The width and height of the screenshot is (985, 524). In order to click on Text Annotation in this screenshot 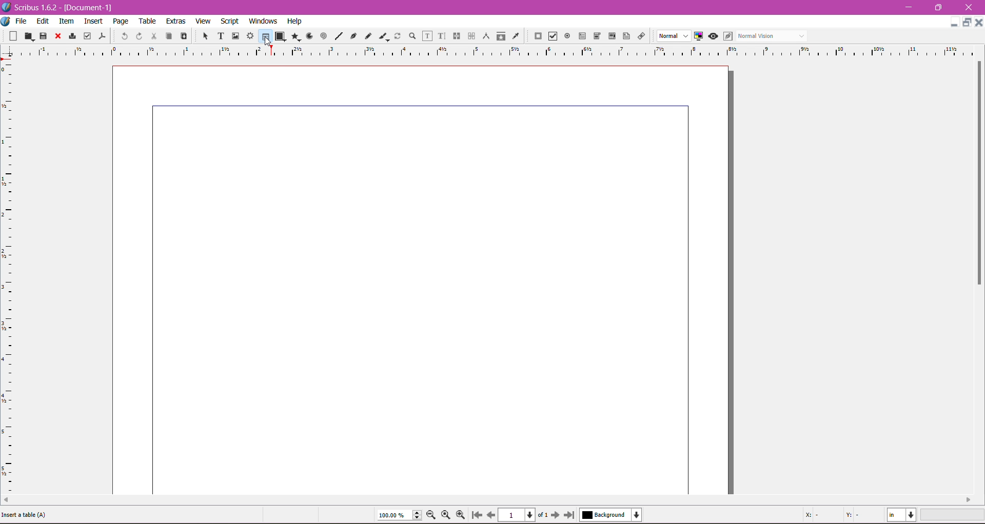, I will do `click(625, 34)`.